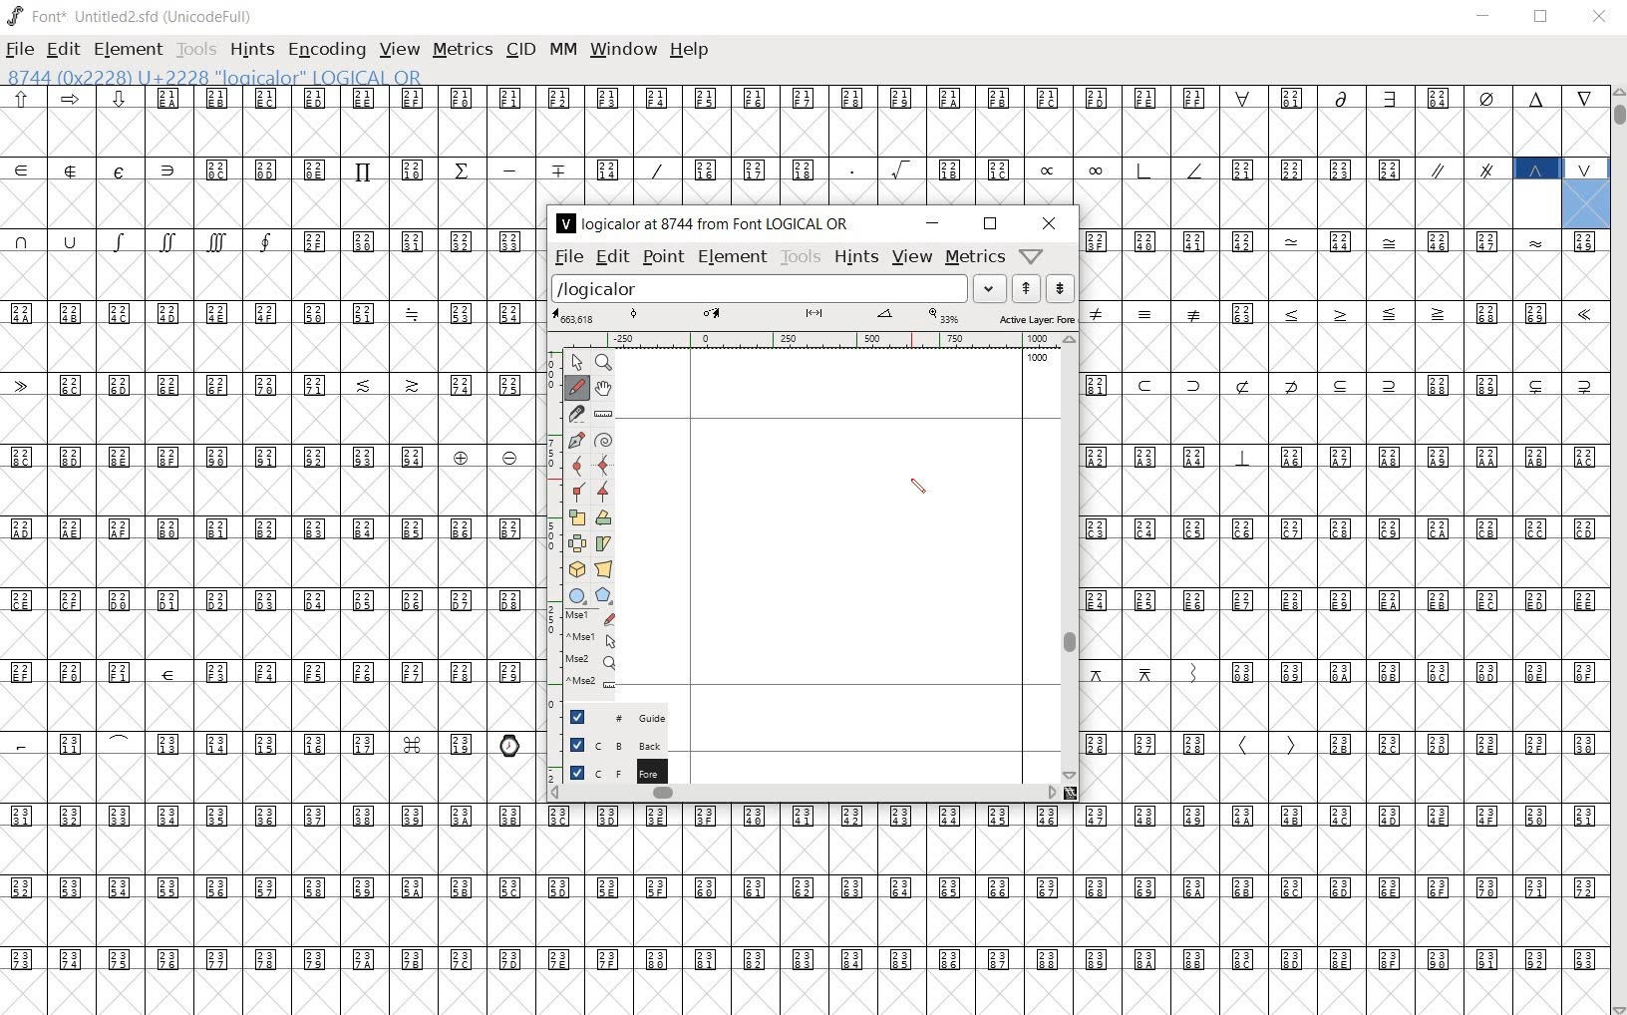  What do you see at coordinates (1583, 194) in the screenshot?
I see `8744 (0x2228) U+2228 "logicalor" LOGICAL OR` at bounding box center [1583, 194].